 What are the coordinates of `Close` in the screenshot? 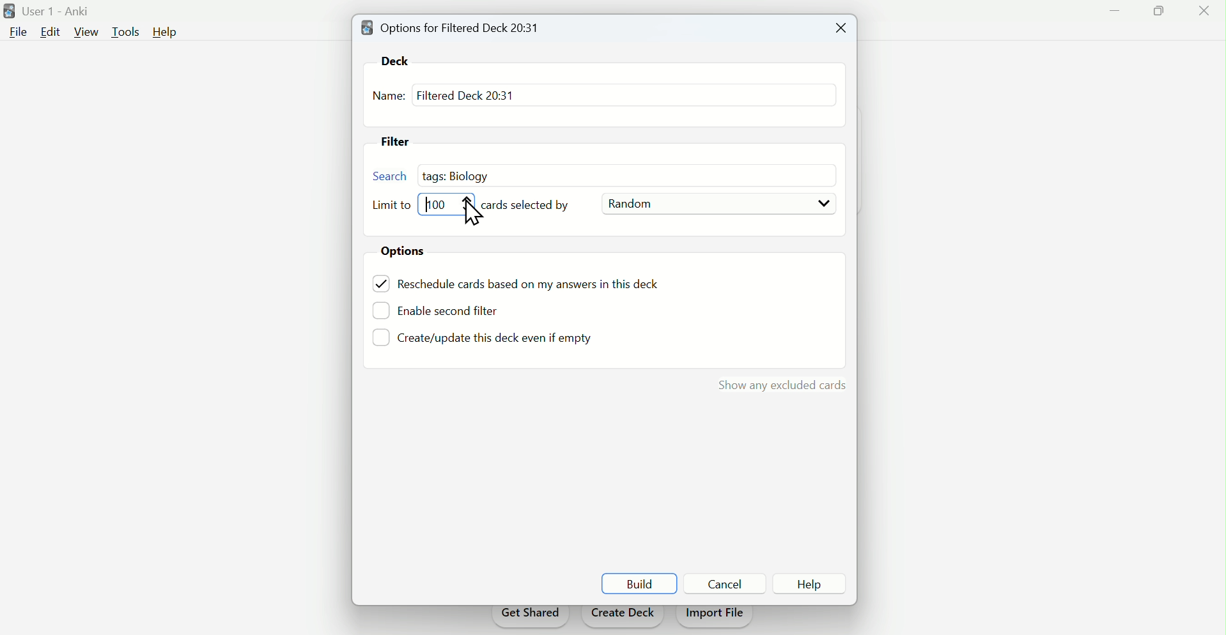 It's located at (1201, 13).